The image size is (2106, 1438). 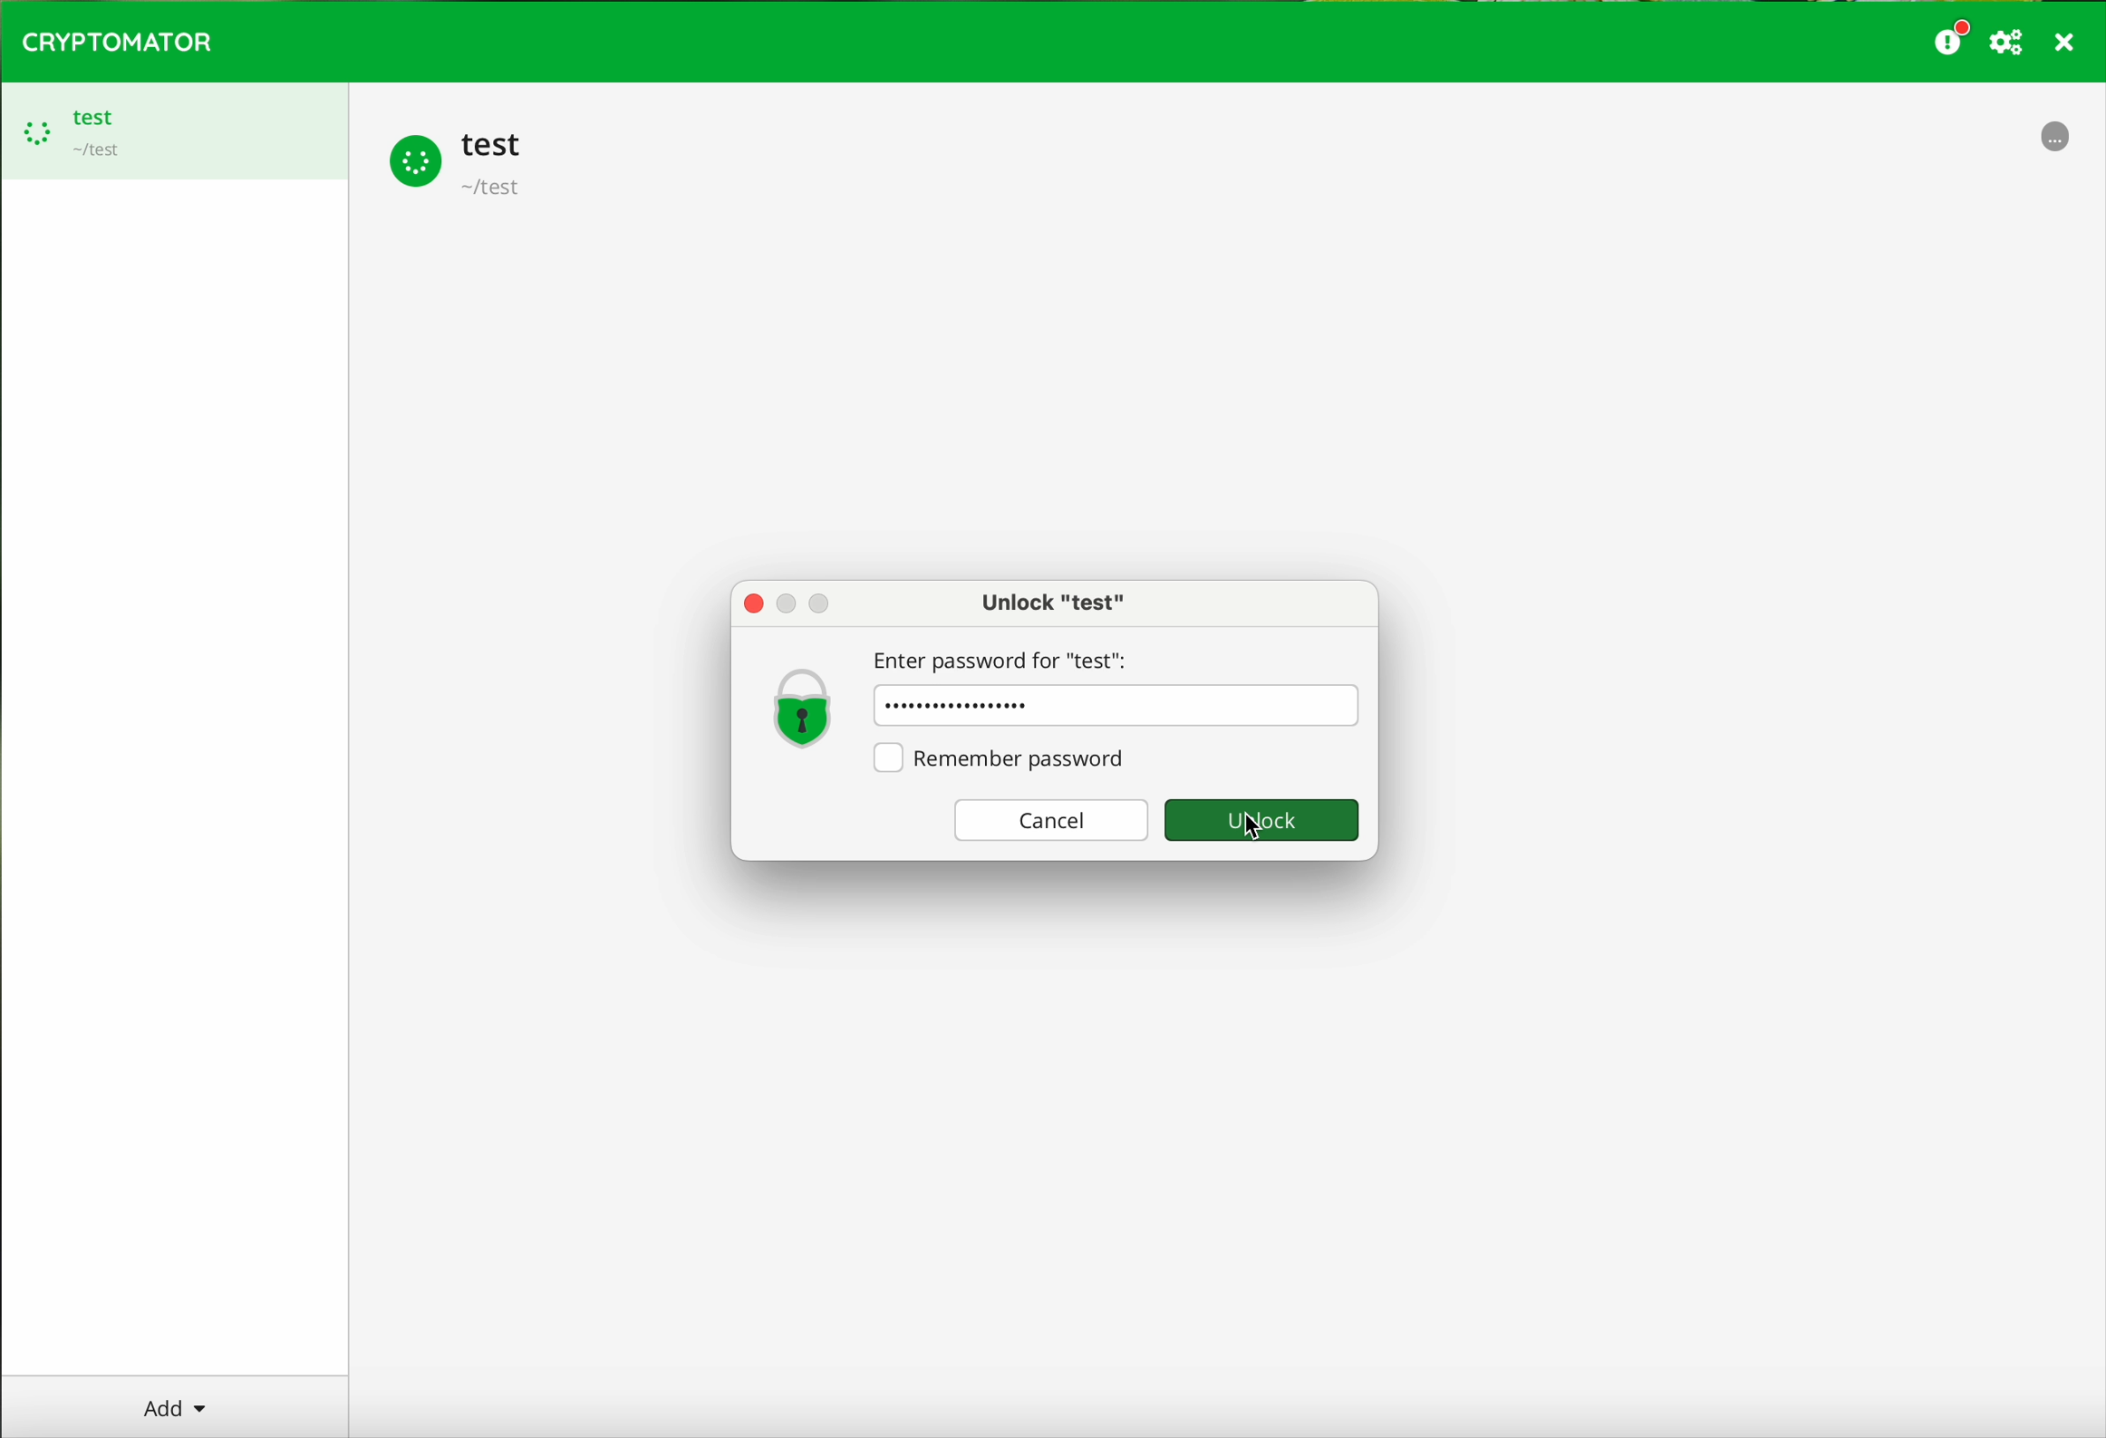 What do you see at coordinates (1262, 823) in the screenshot?
I see ` unlock` at bounding box center [1262, 823].